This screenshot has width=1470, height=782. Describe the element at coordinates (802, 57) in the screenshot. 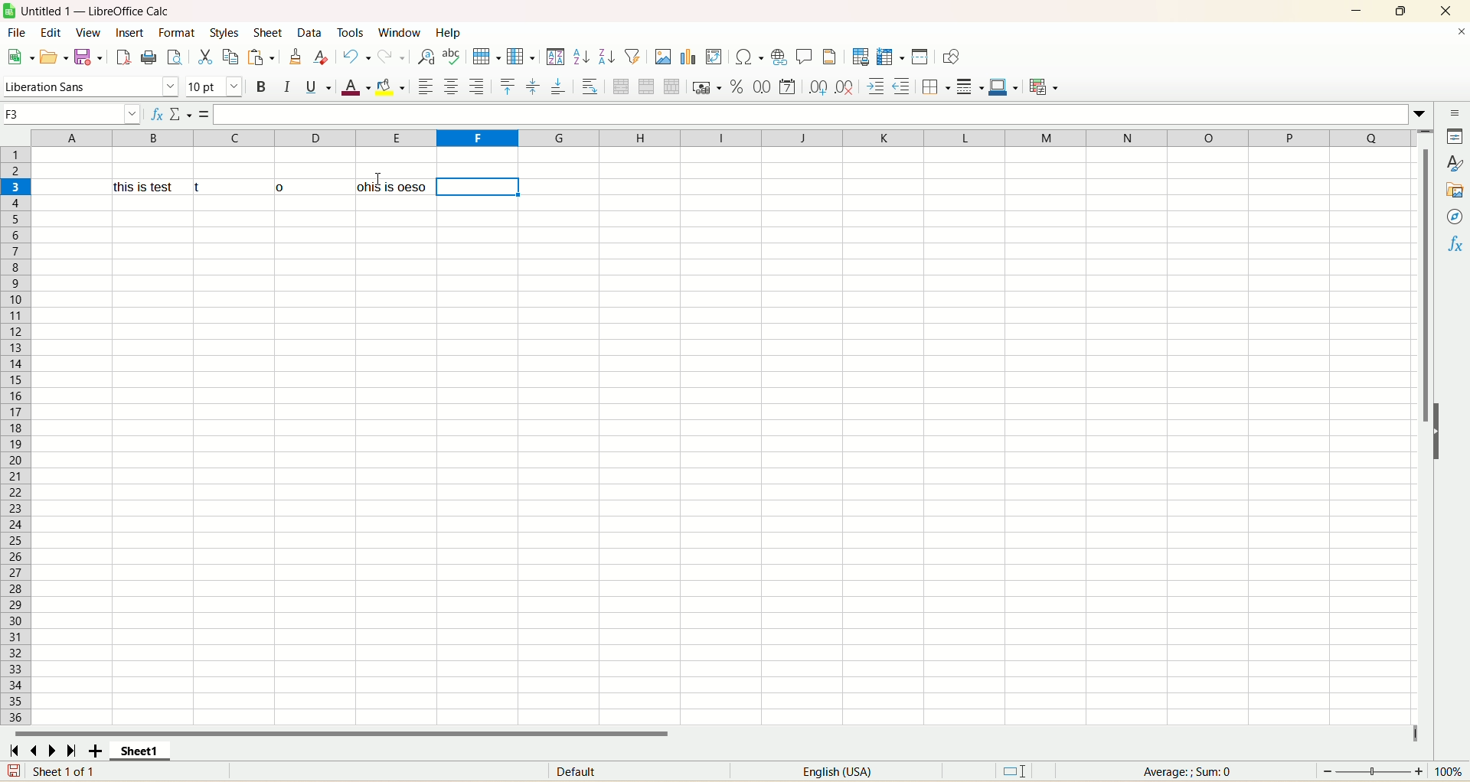

I see `insert comment` at that location.